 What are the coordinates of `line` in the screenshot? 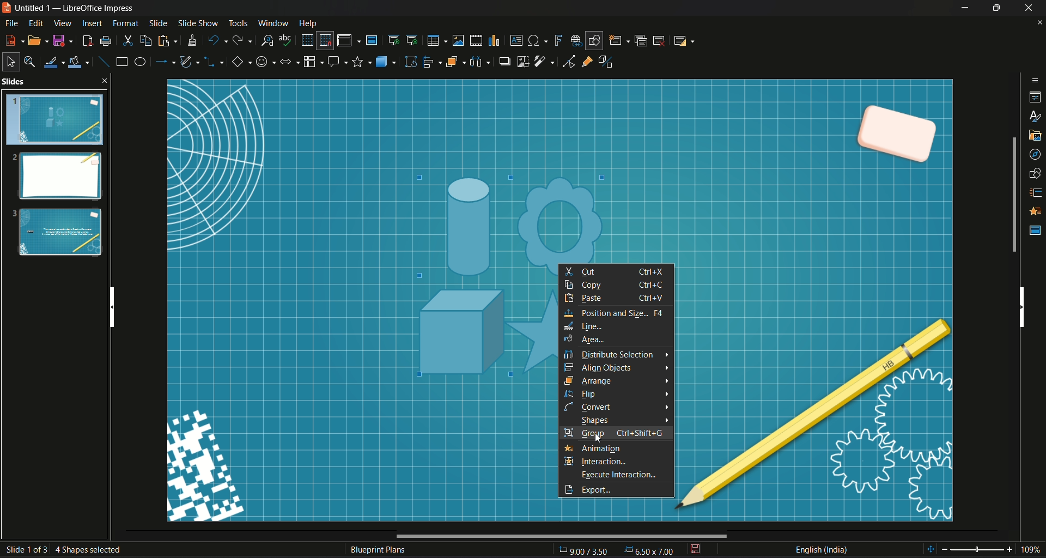 It's located at (583, 326).